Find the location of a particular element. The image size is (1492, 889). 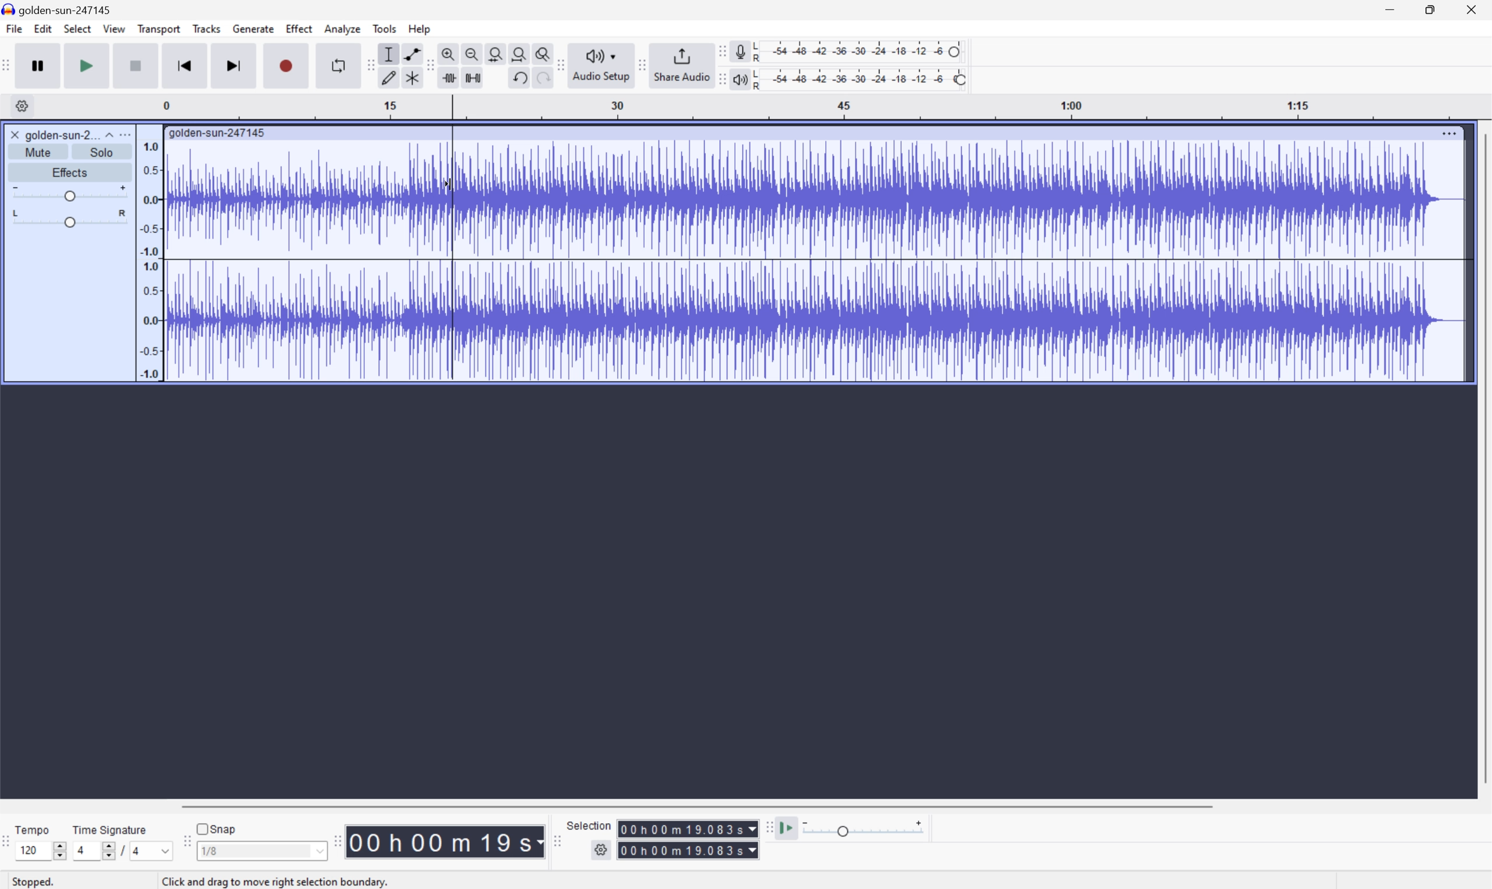

Audacity selection toolbar is located at coordinates (557, 845).